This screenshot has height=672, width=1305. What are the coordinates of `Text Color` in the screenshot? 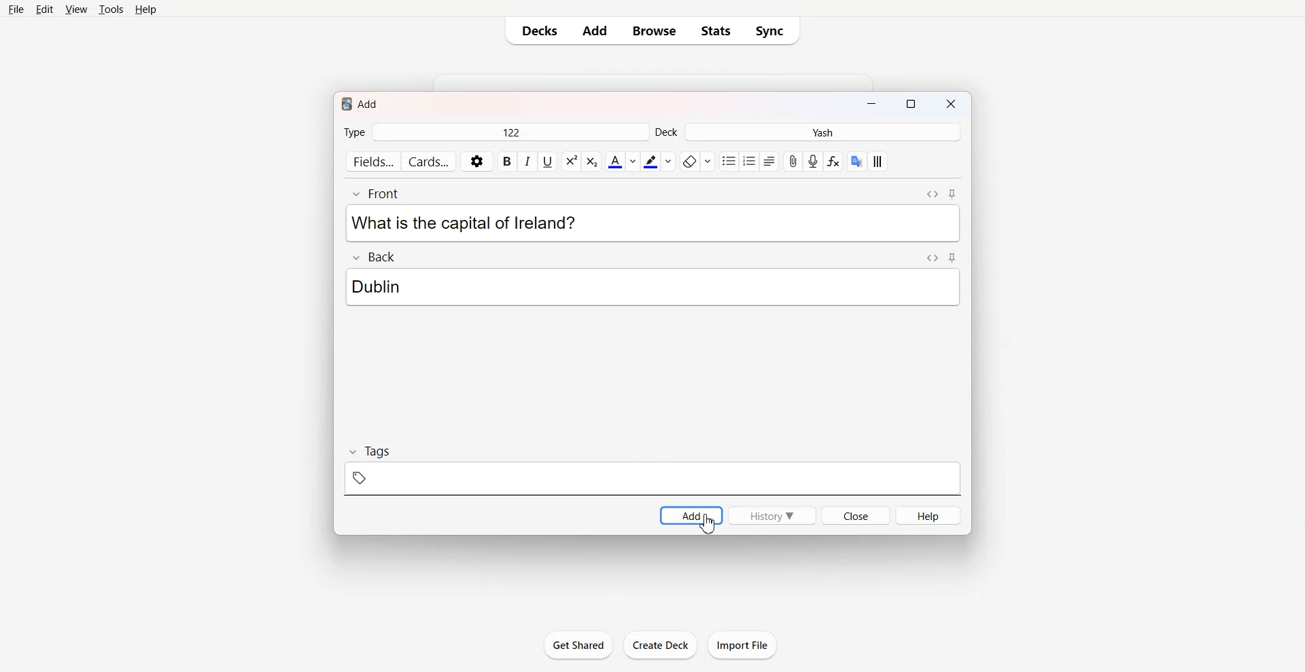 It's located at (622, 161).